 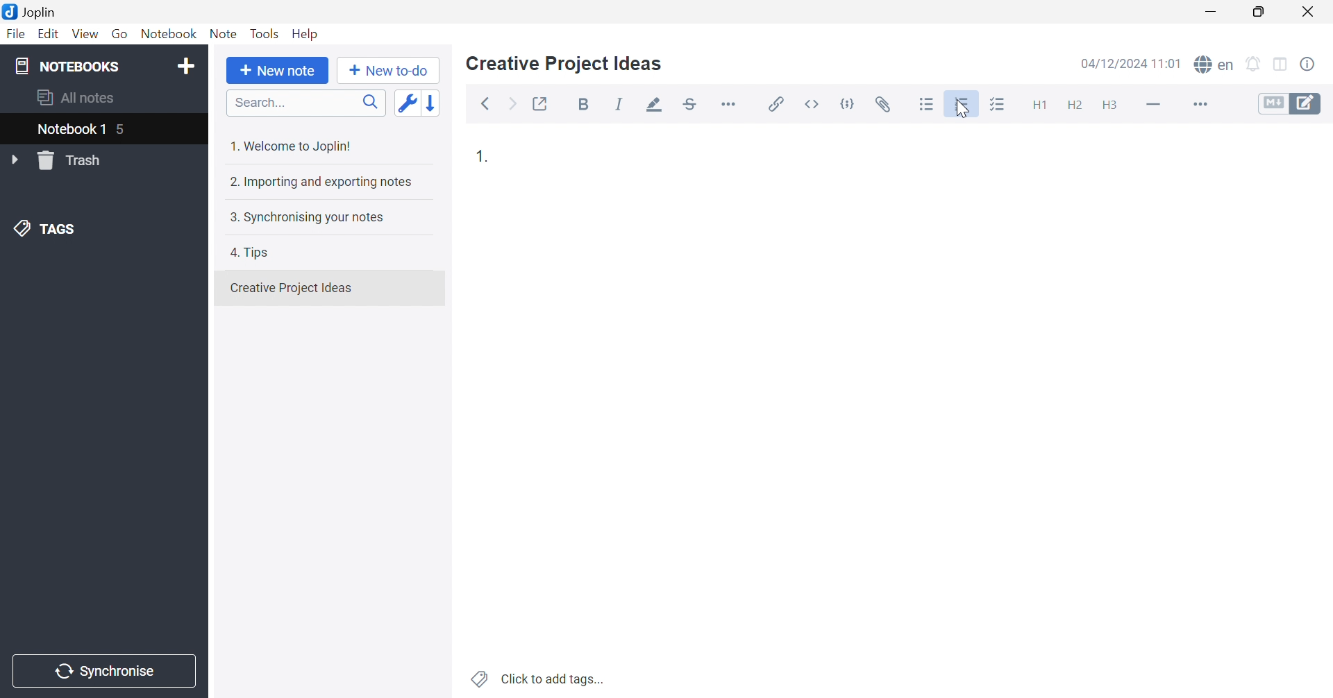 I want to click on Notebook 1, so click(x=69, y=130).